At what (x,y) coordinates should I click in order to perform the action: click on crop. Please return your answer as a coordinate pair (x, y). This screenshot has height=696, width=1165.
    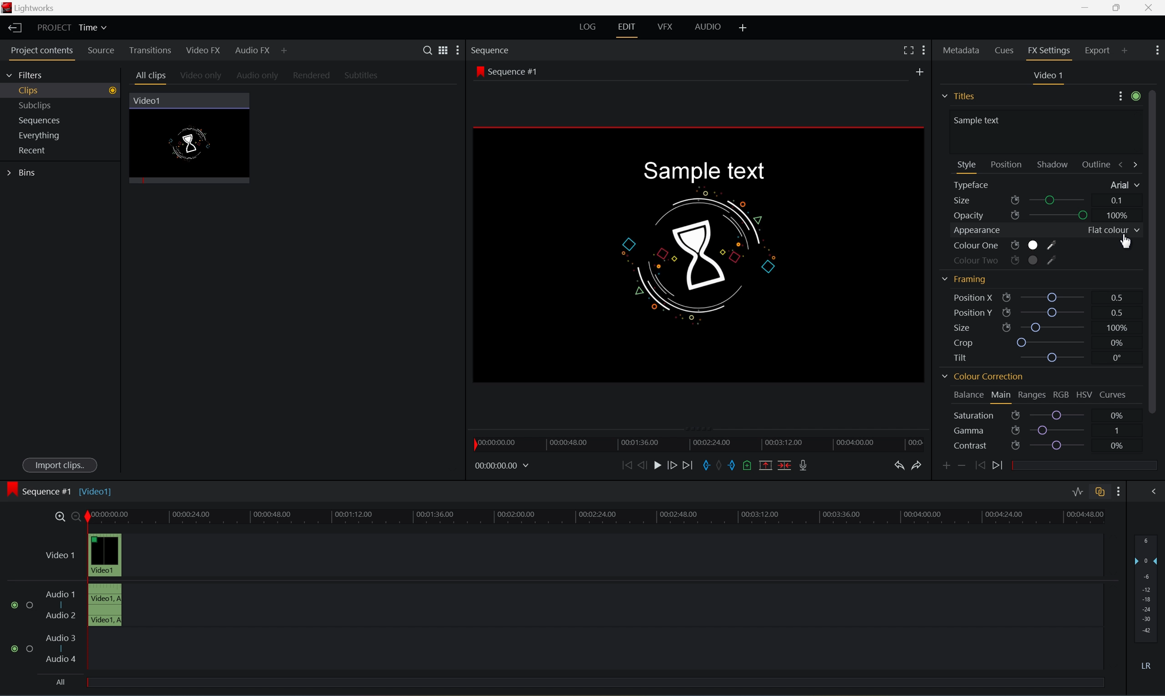
    Looking at the image, I should click on (967, 343).